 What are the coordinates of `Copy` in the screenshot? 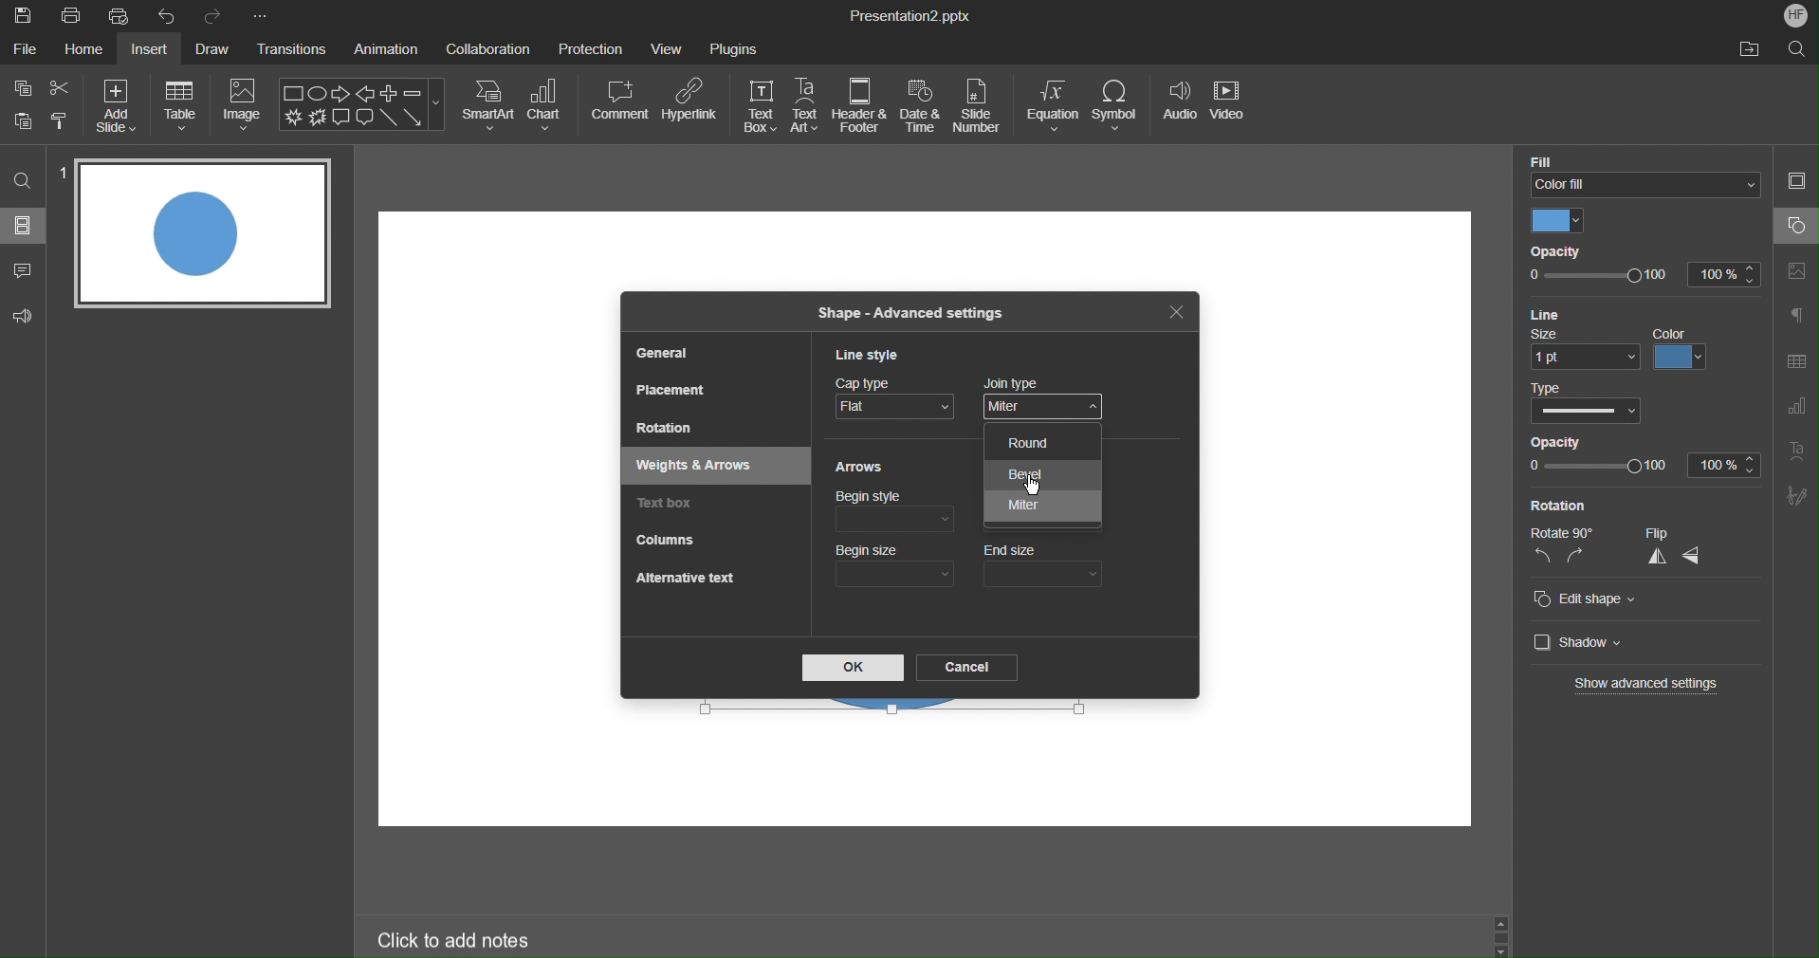 It's located at (21, 87).